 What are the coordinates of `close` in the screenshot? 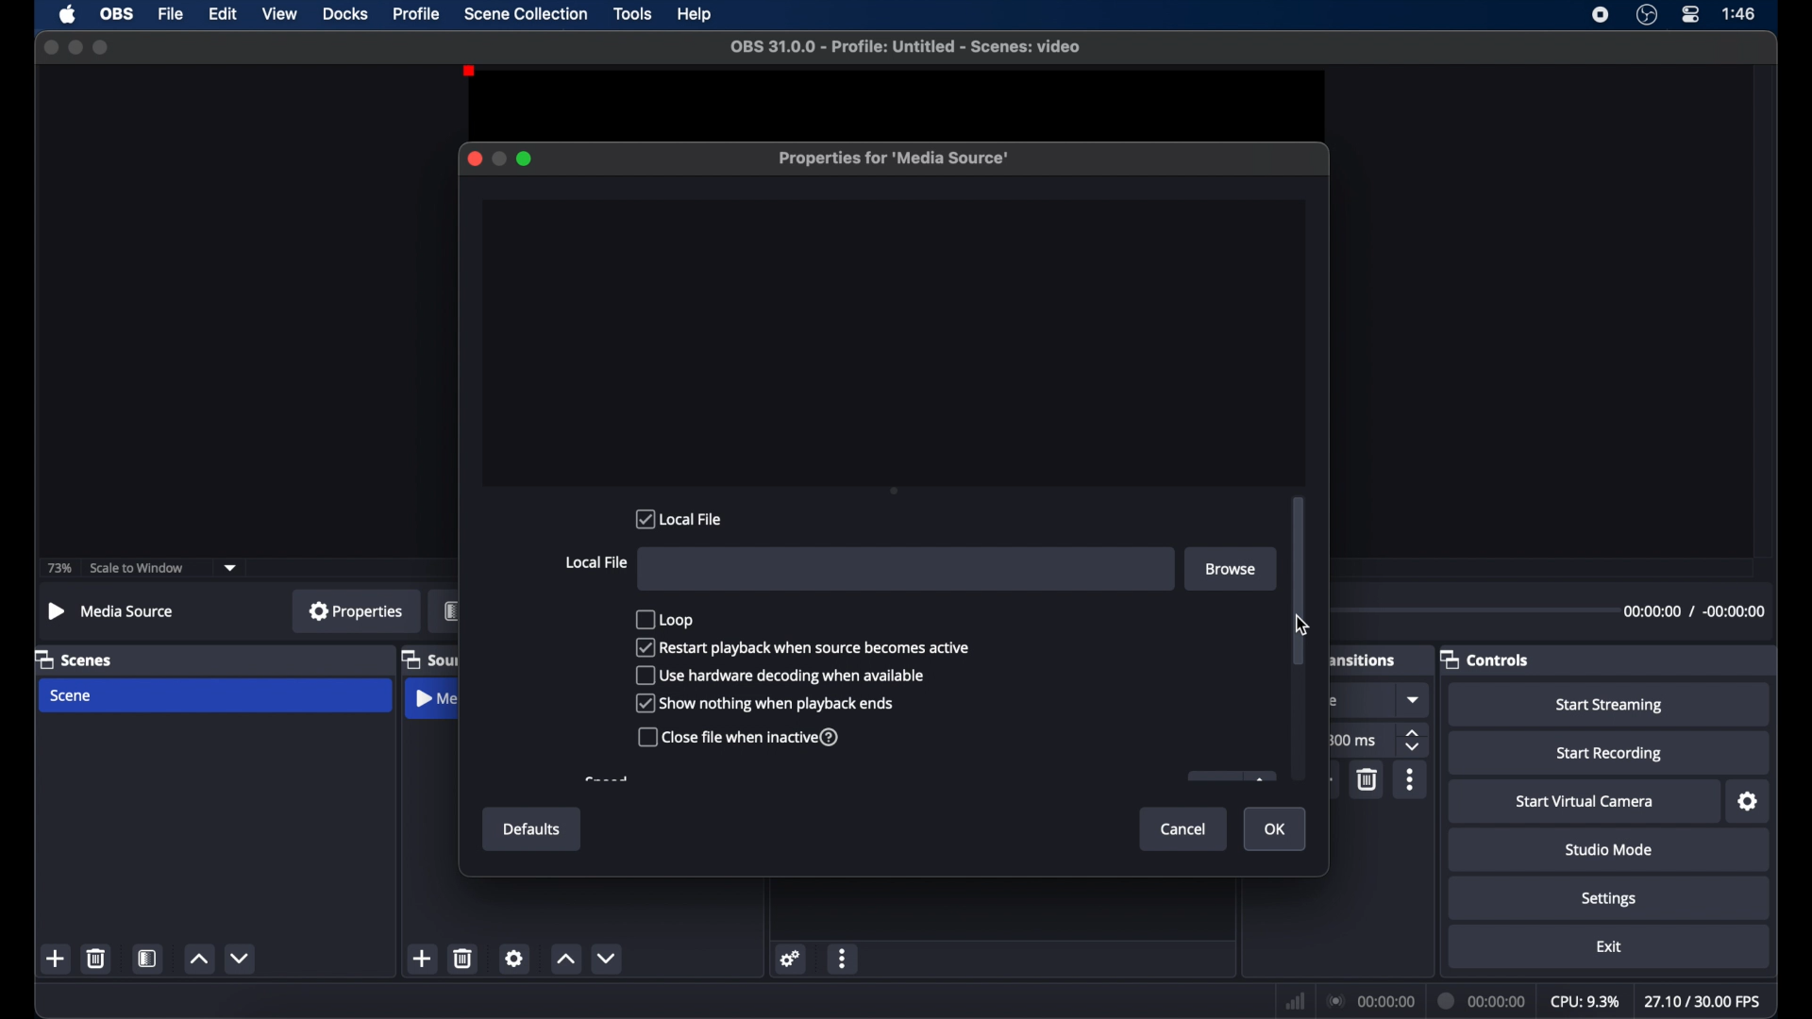 It's located at (474, 159).